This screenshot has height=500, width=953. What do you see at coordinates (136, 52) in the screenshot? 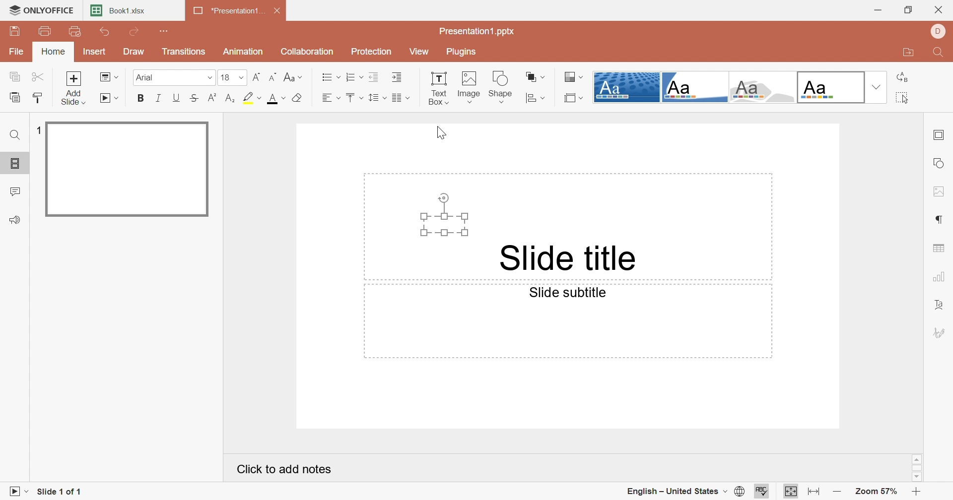
I see `Draw` at bounding box center [136, 52].